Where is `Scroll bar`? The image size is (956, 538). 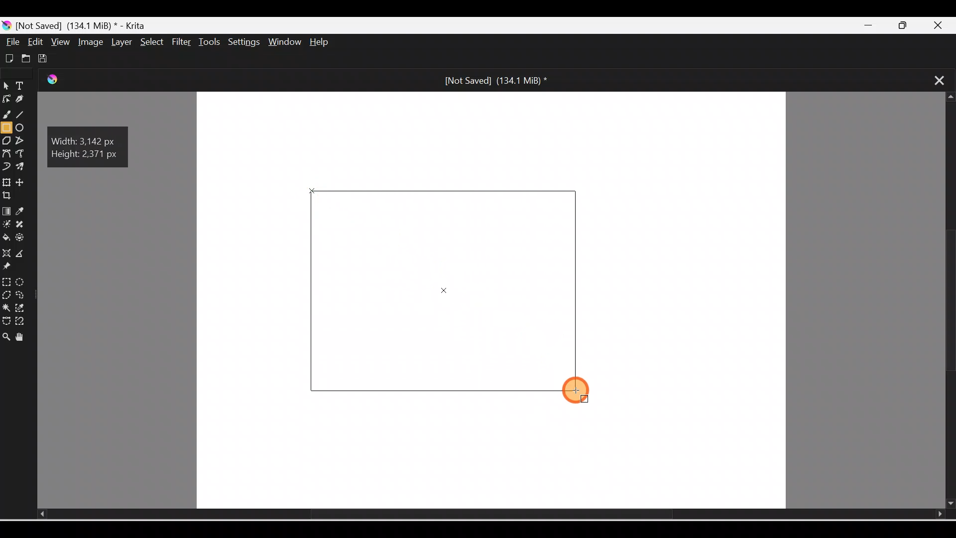
Scroll bar is located at coordinates (476, 515).